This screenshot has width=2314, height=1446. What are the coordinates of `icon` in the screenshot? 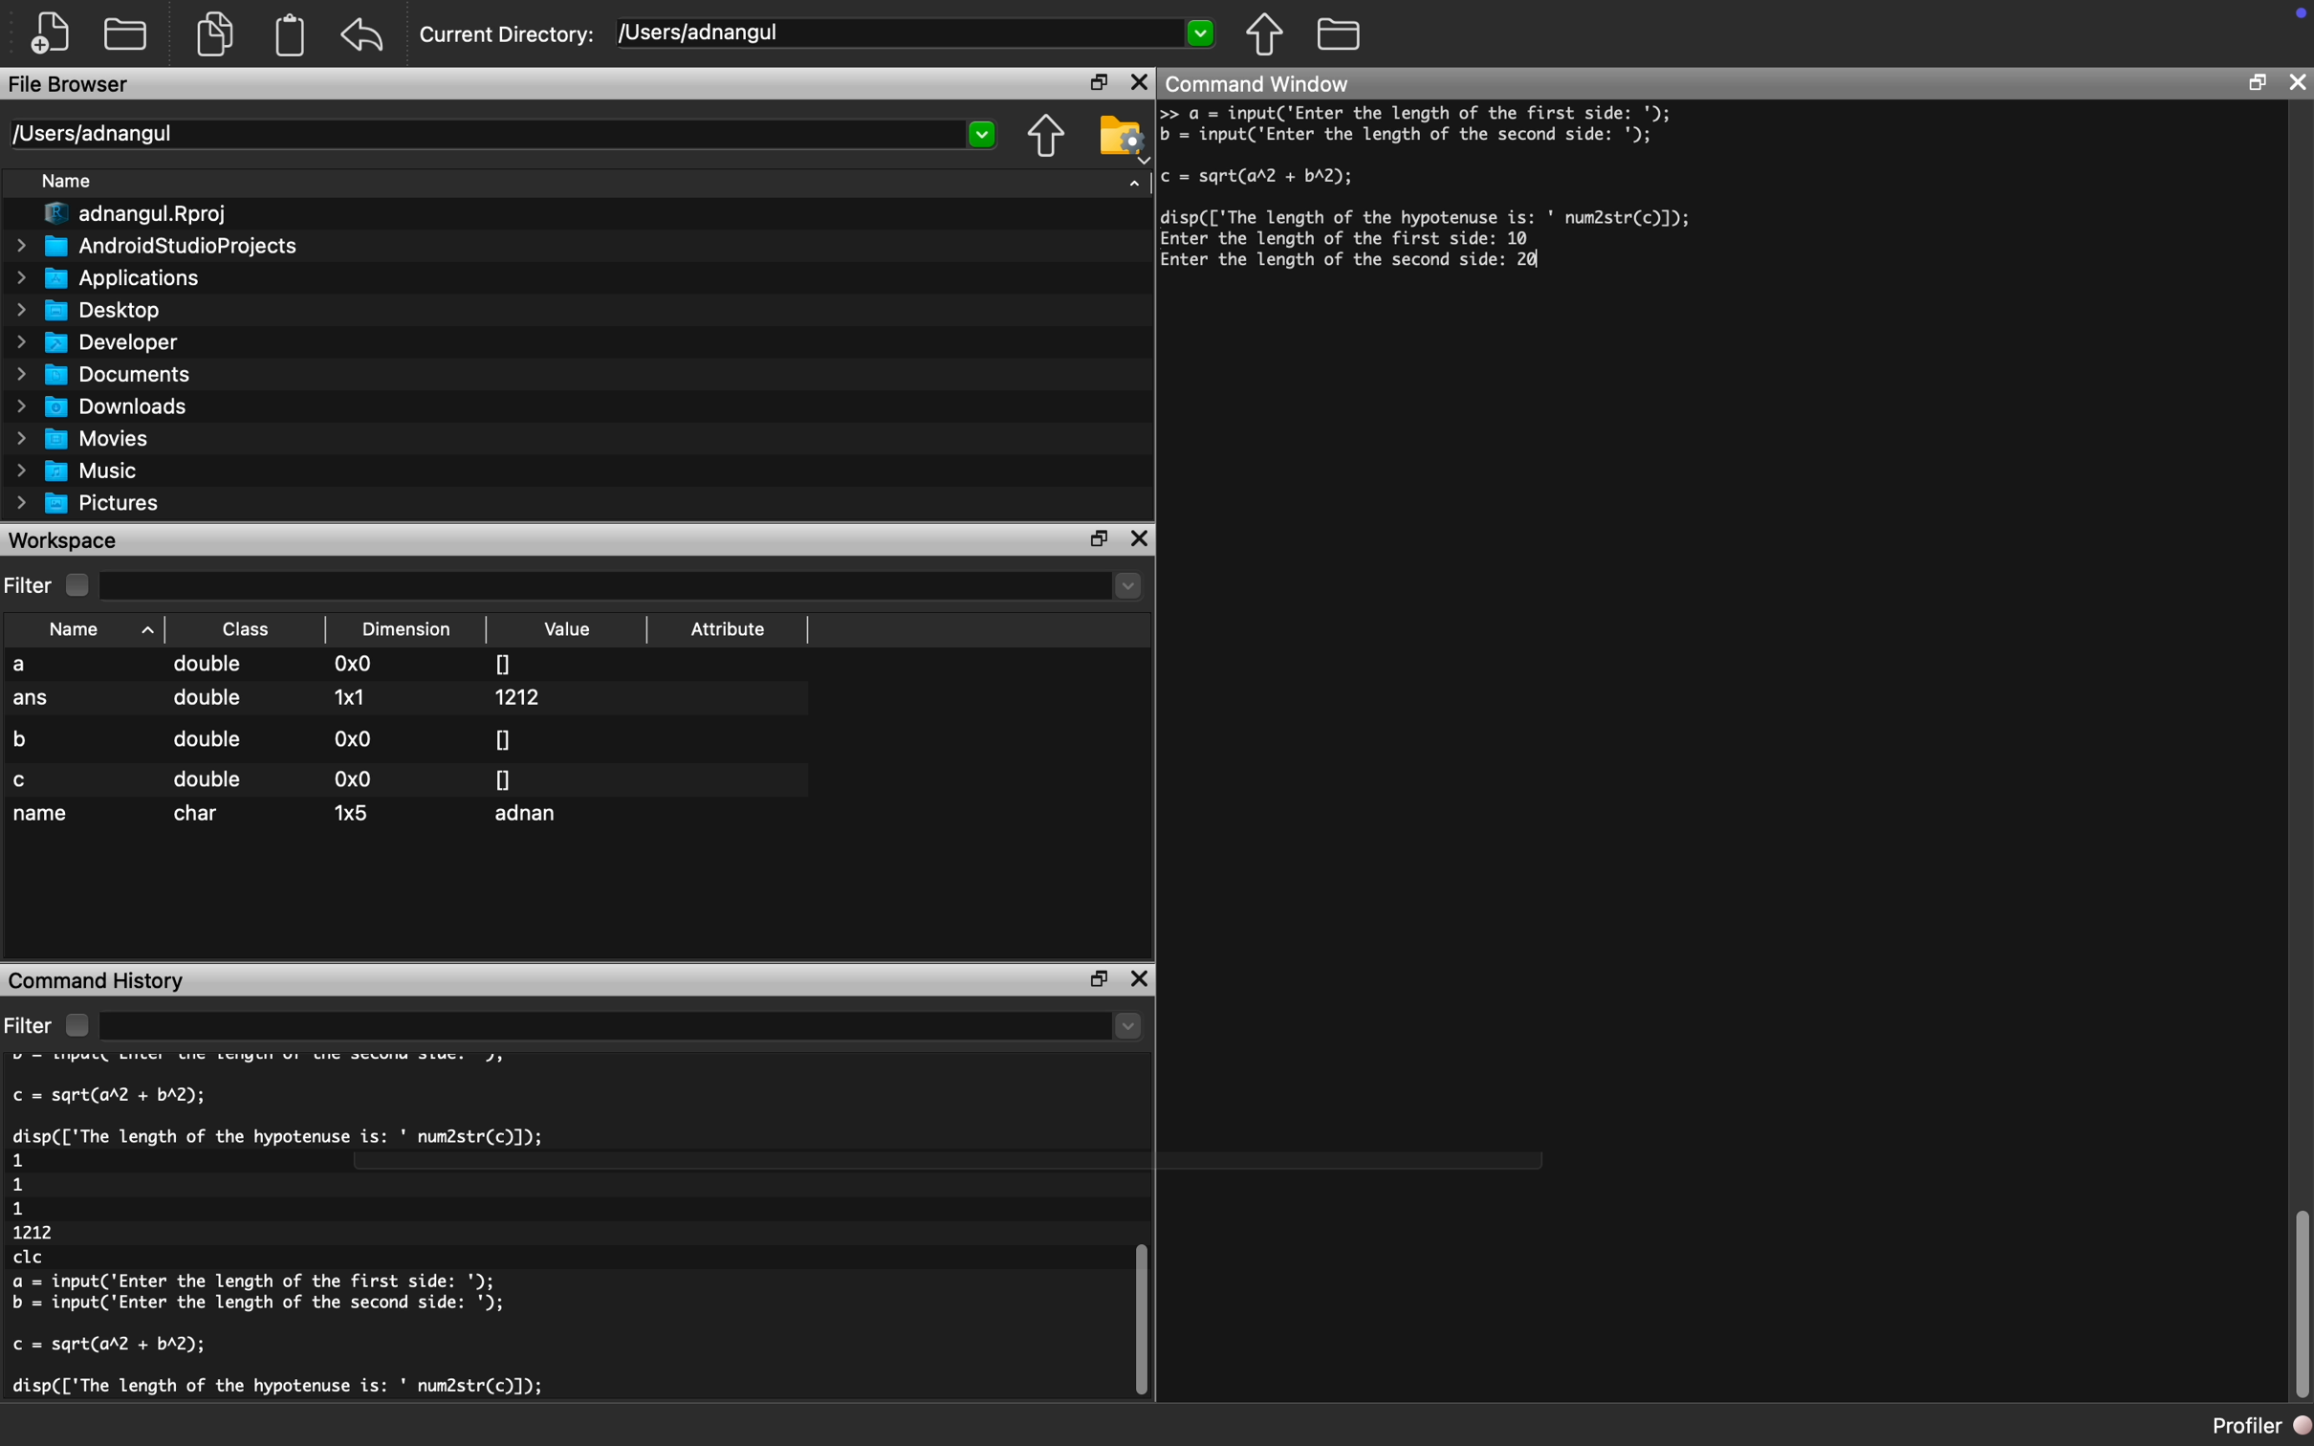 It's located at (2286, 20).